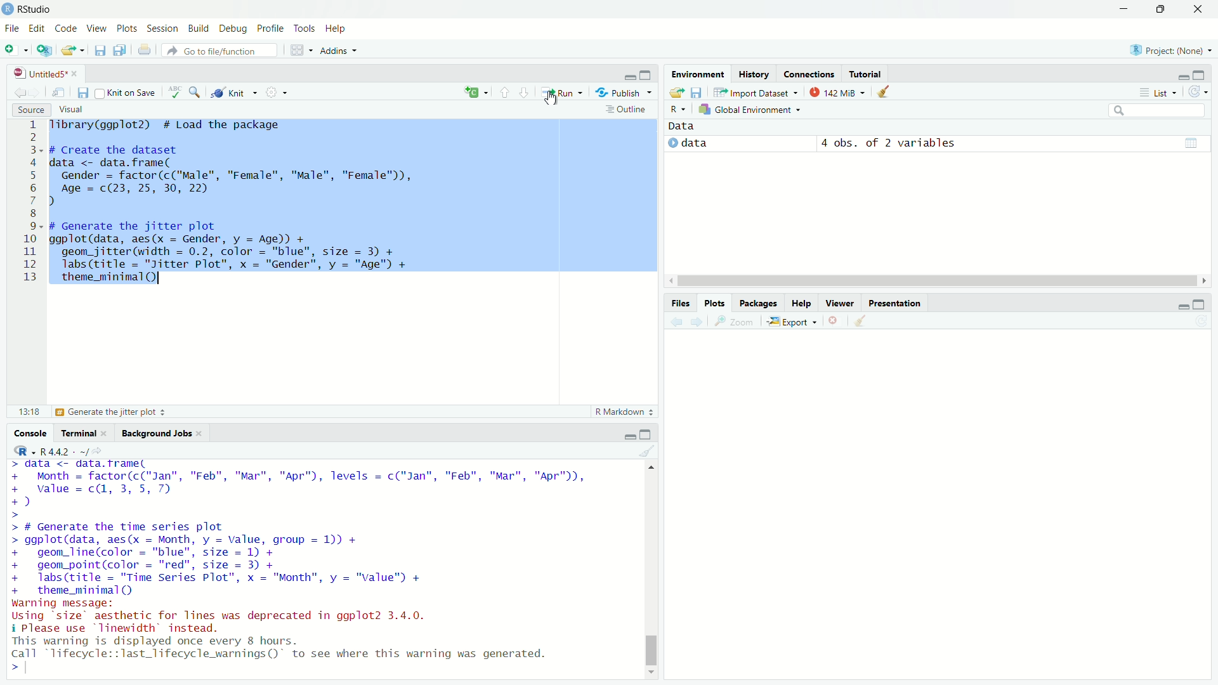 The width and height of the screenshot is (1218, 685). What do you see at coordinates (242, 559) in the screenshot?
I see `code to generate the time series plot` at bounding box center [242, 559].